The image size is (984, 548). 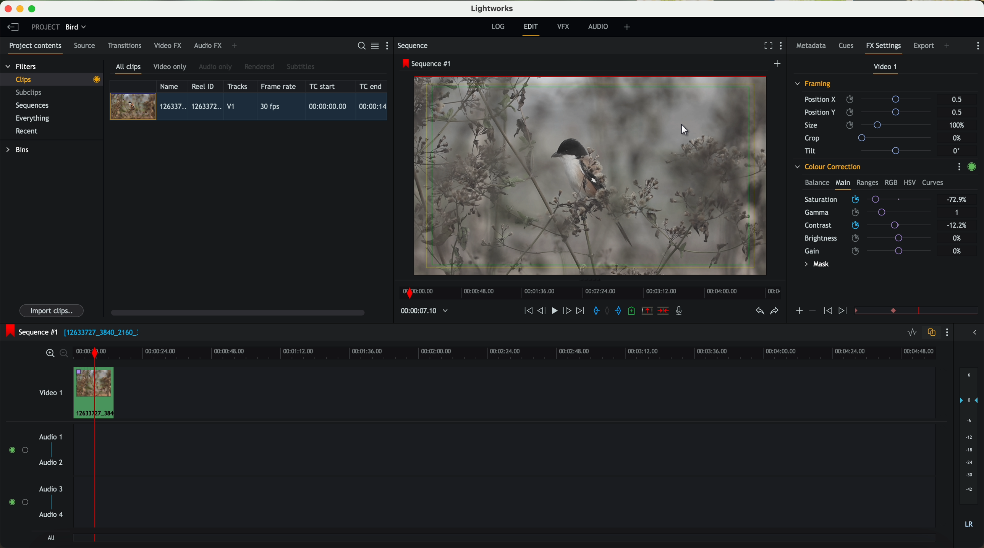 What do you see at coordinates (827, 311) in the screenshot?
I see `icon` at bounding box center [827, 311].